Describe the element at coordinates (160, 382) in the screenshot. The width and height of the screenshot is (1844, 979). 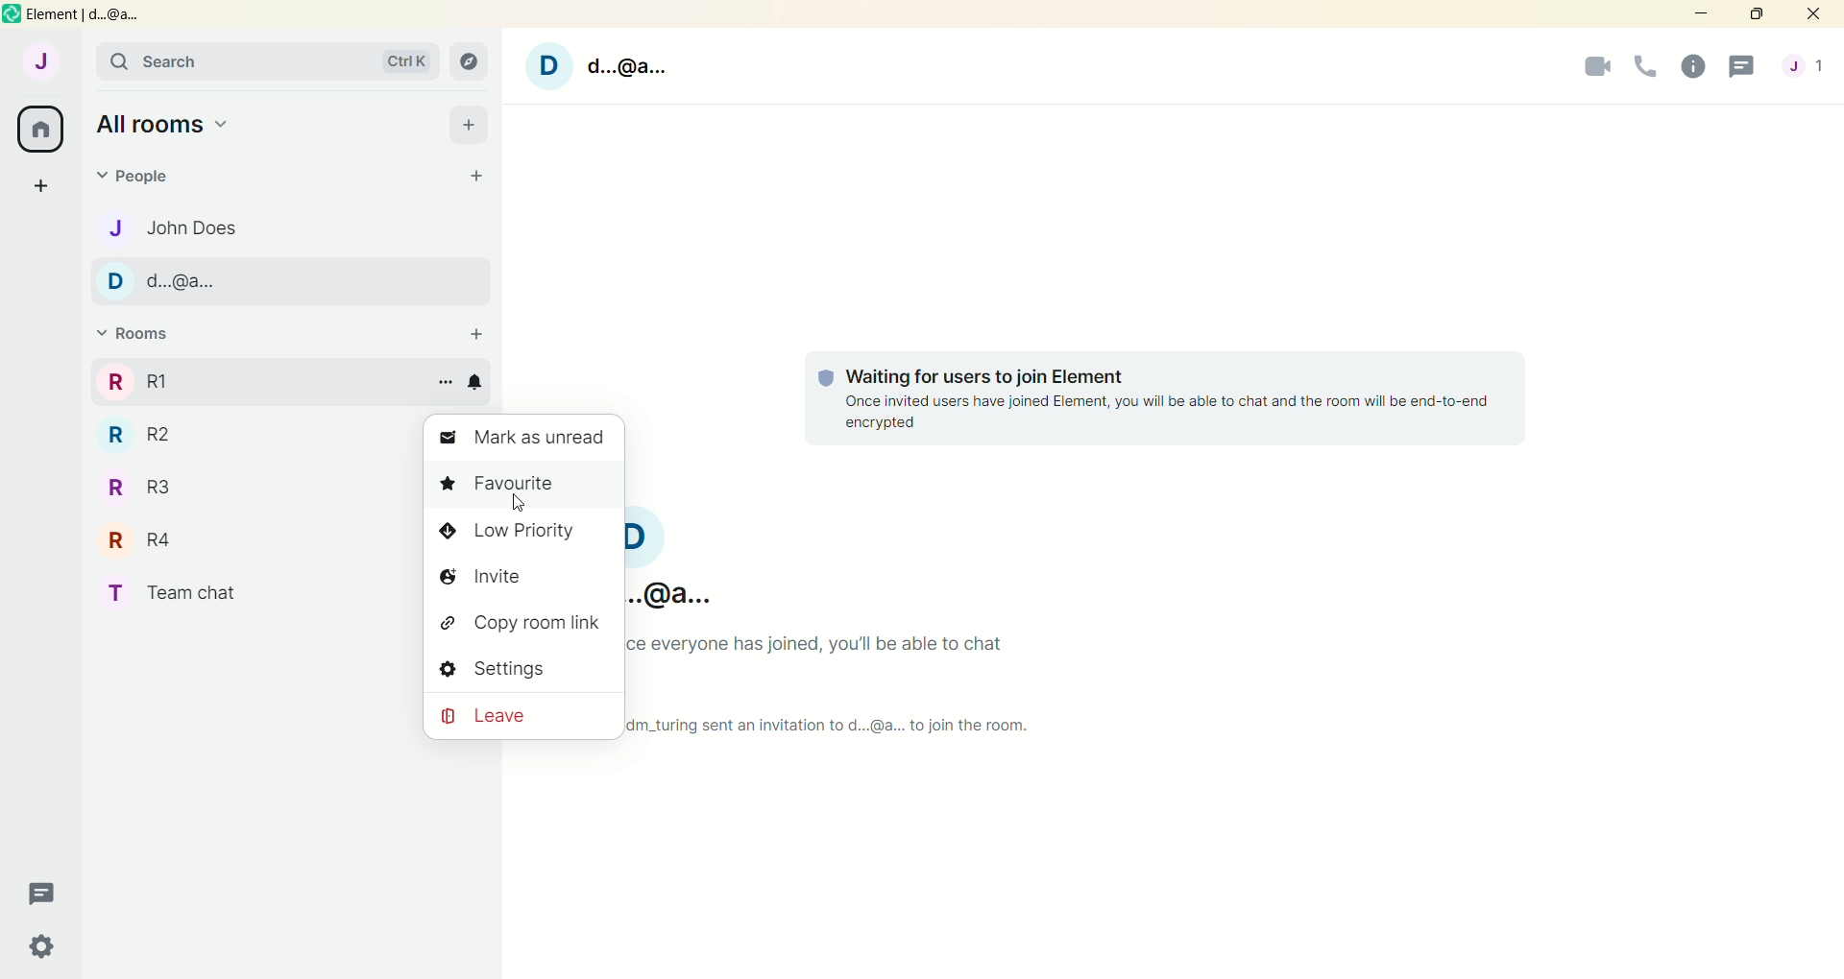
I see `R RI` at that location.